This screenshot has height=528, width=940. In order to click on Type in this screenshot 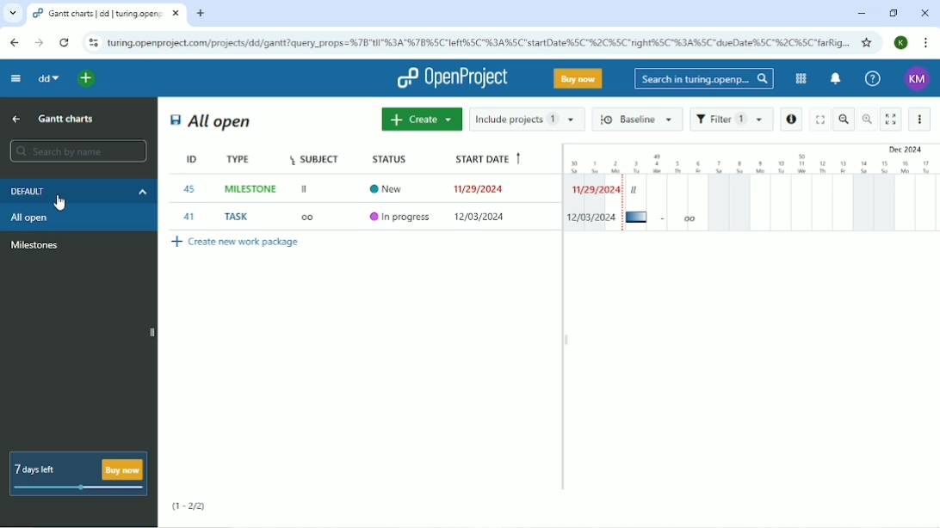, I will do `click(249, 188)`.